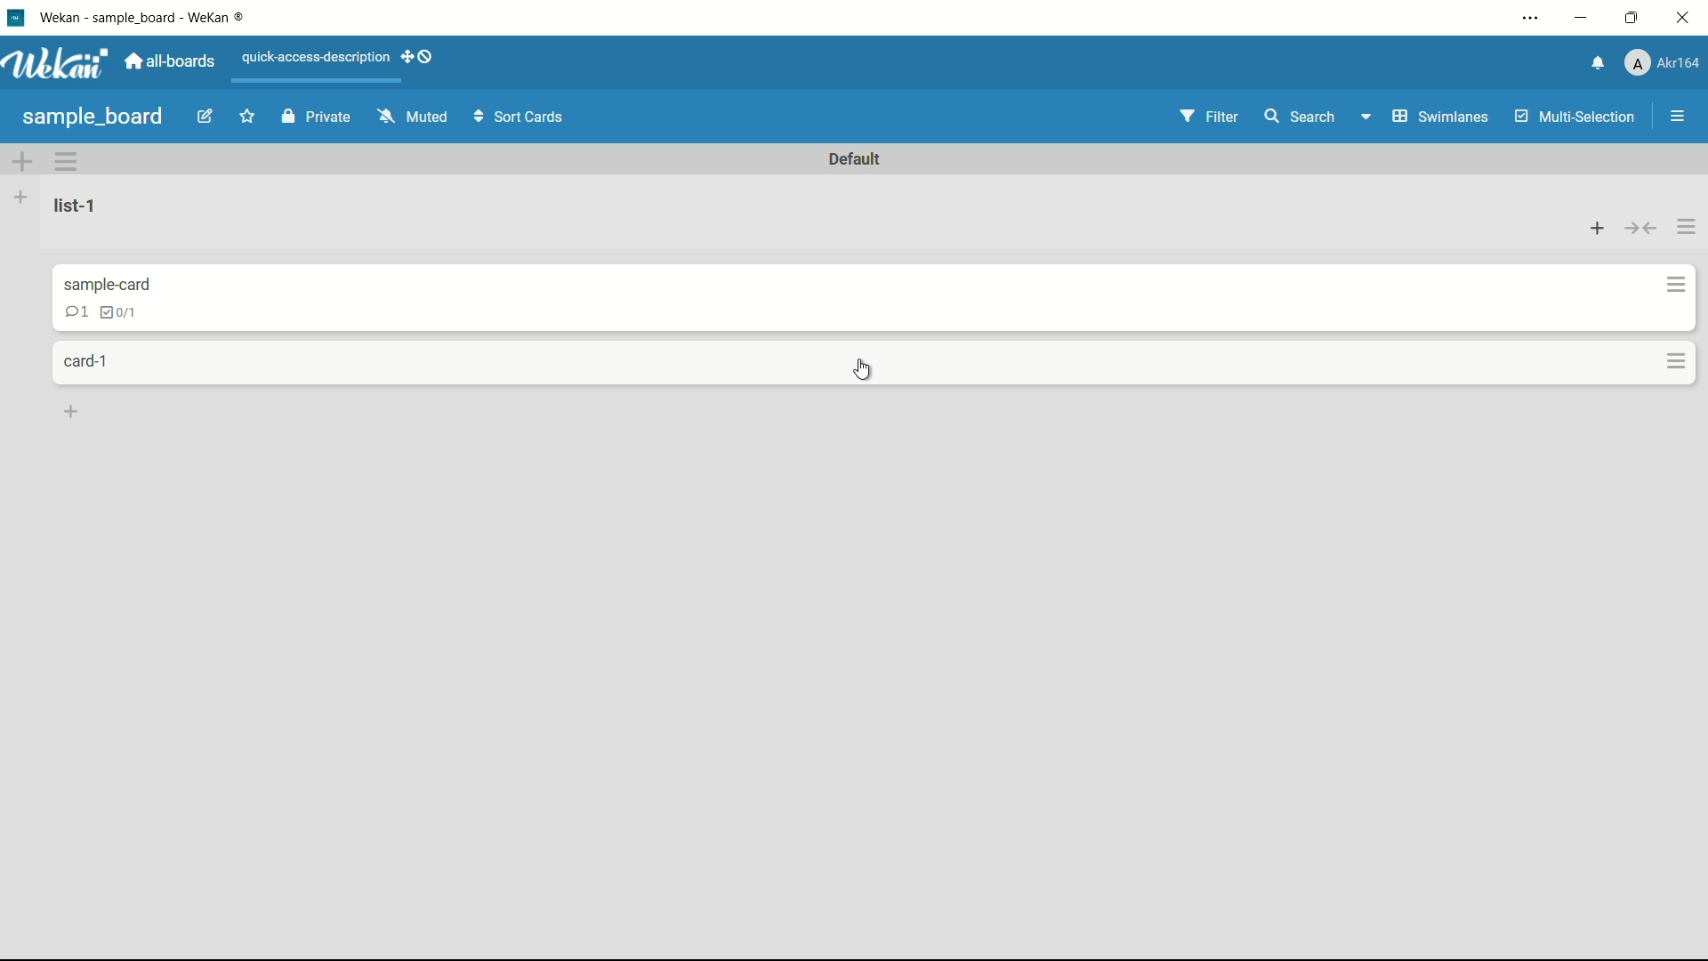 Image resolution: width=1708 pixels, height=961 pixels. What do you see at coordinates (58, 65) in the screenshot?
I see `Wekan logo` at bounding box center [58, 65].